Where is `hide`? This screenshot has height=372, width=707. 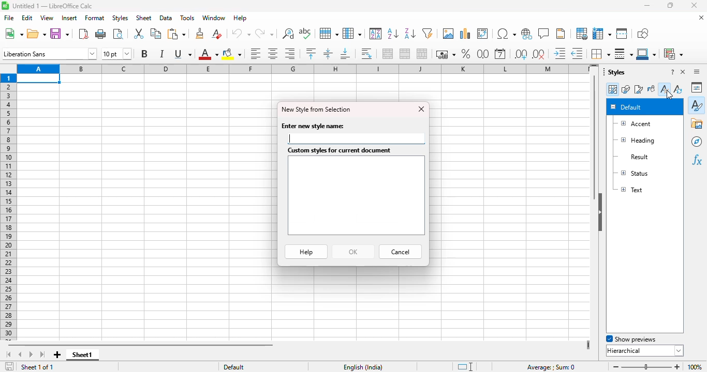
hide is located at coordinates (600, 212).